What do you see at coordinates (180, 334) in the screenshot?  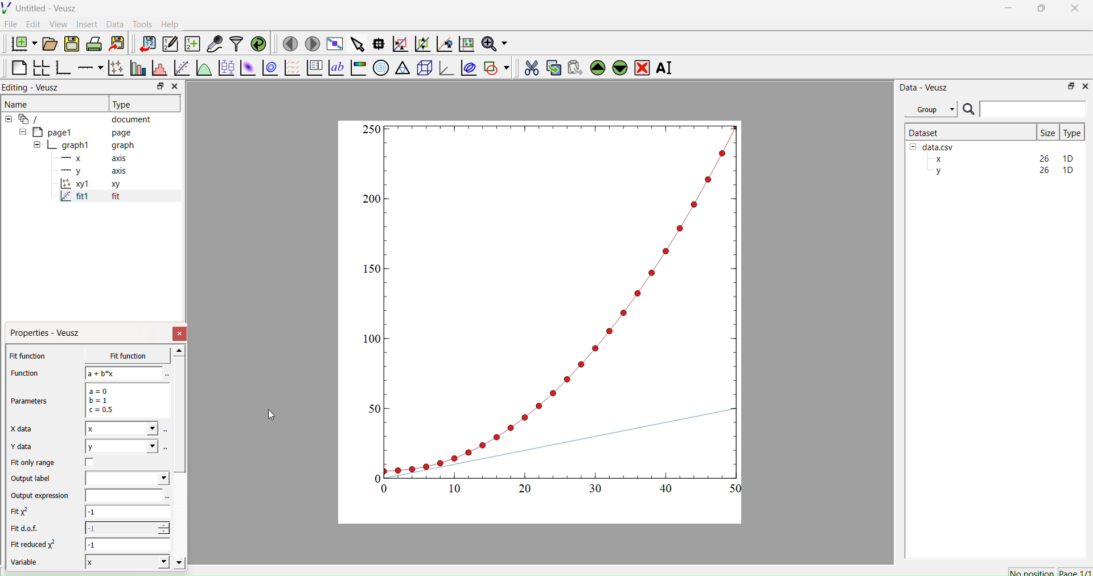 I see `Close` at bounding box center [180, 334].